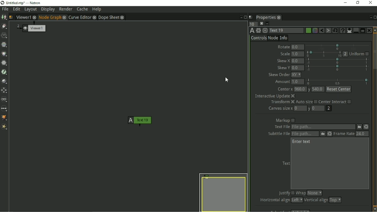  I want to click on Image, so click(4, 17).